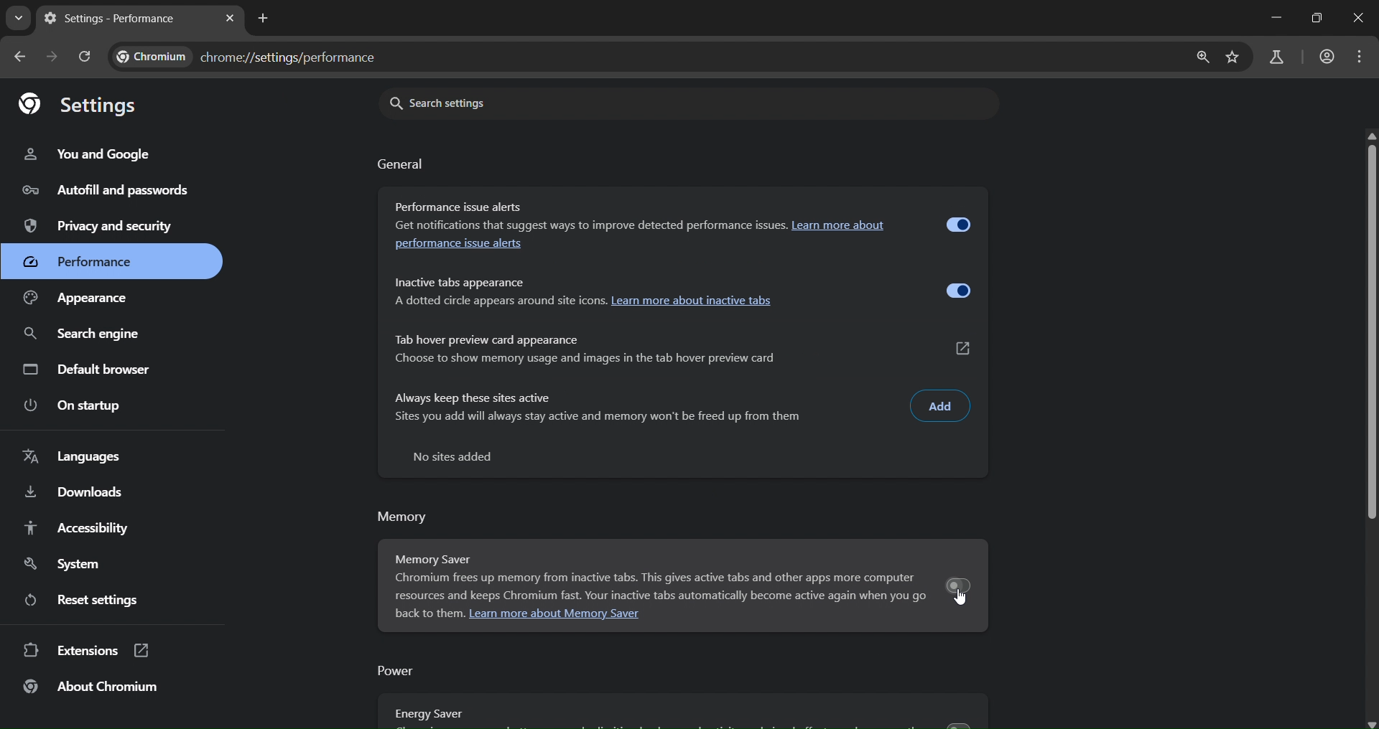 The width and height of the screenshot is (1379, 729). What do you see at coordinates (840, 225) in the screenshot?
I see `Learn more about` at bounding box center [840, 225].